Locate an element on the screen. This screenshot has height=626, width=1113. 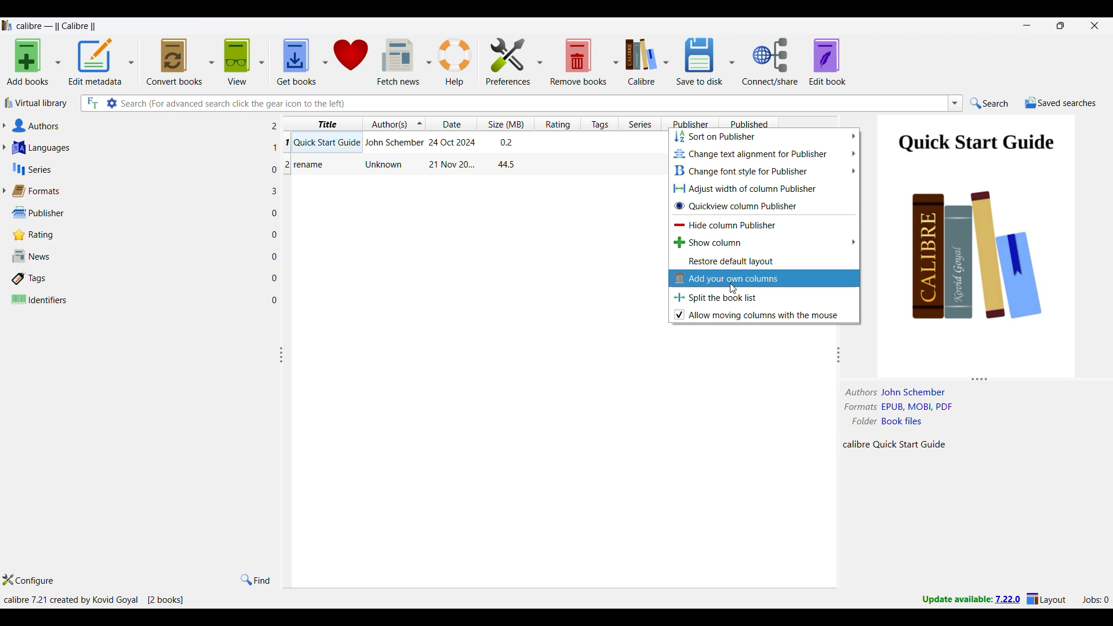
0 is located at coordinates (278, 236).